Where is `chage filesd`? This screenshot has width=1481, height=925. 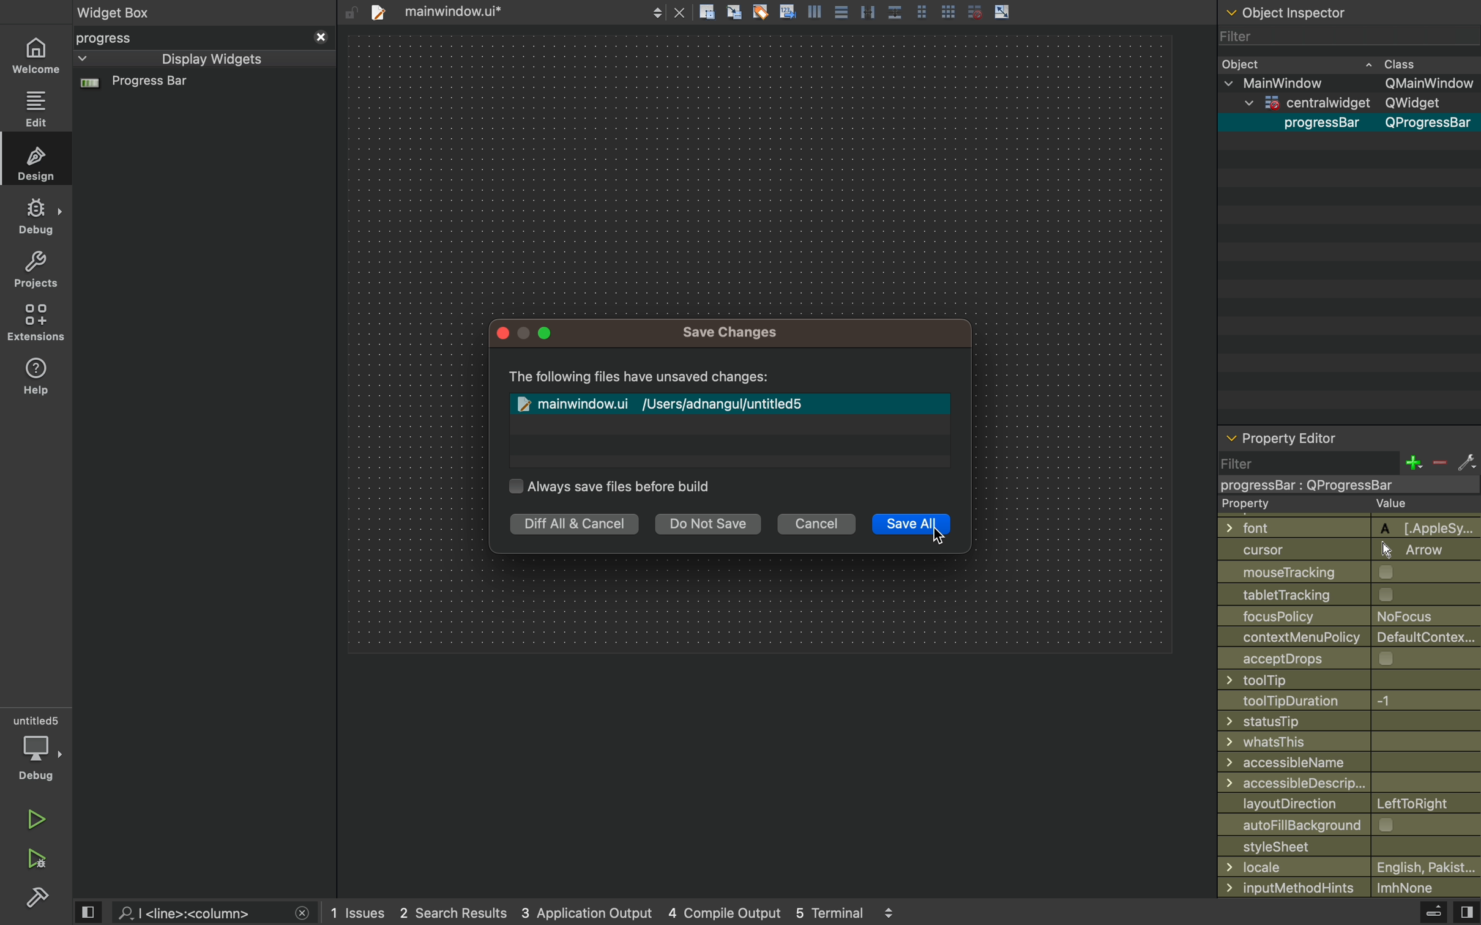
chage filesd is located at coordinates (734, 399).